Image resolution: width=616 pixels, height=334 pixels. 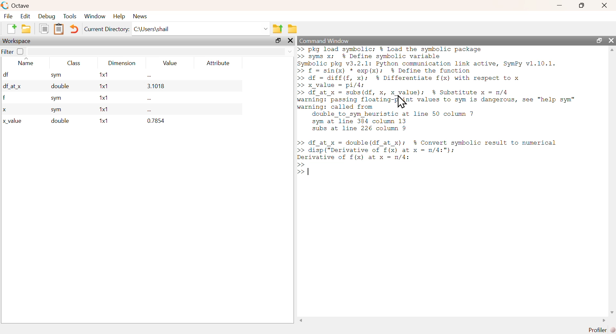 I want to click on maximize, so click(x=581, y=6).